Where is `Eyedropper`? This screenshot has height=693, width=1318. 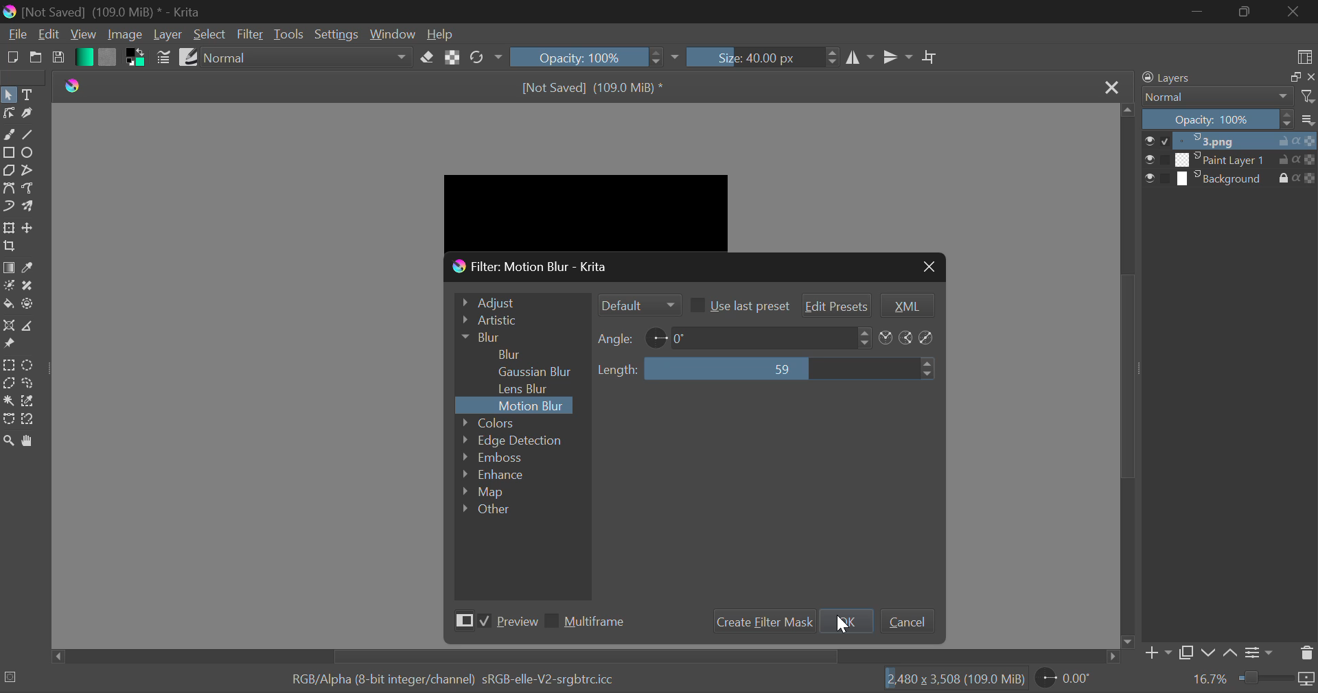
Eyedropper is located at coordinates (30, 268).